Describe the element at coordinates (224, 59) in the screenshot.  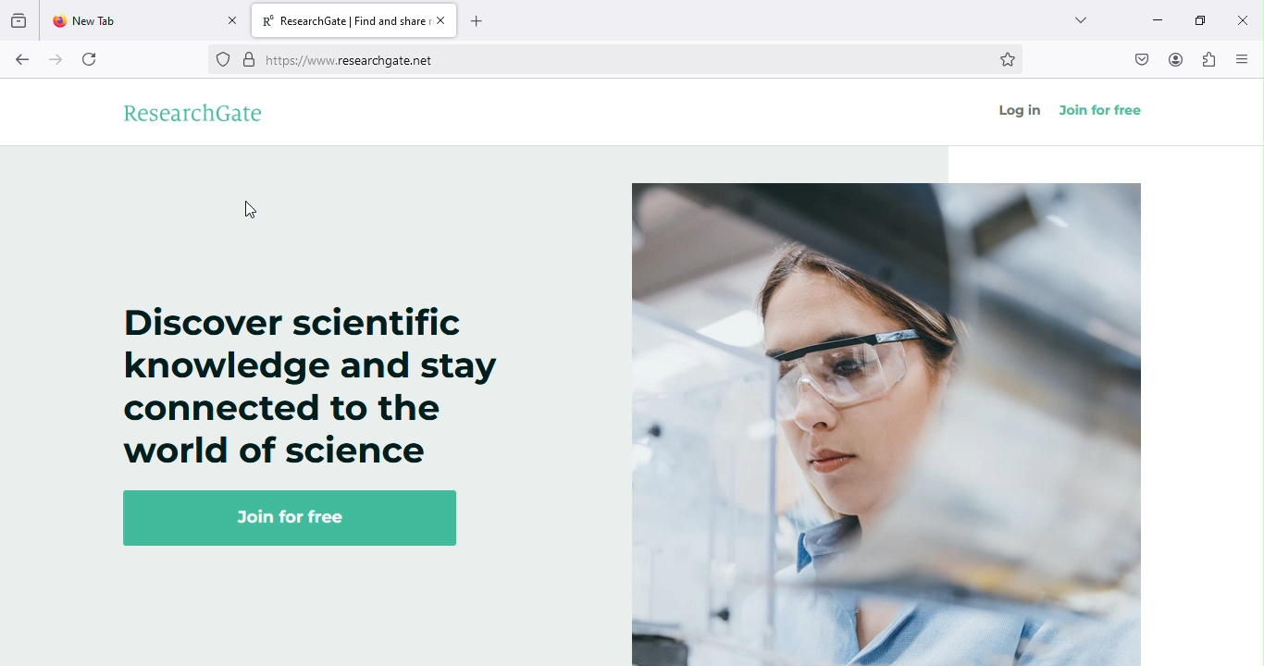
I see `no trackers` at that location.